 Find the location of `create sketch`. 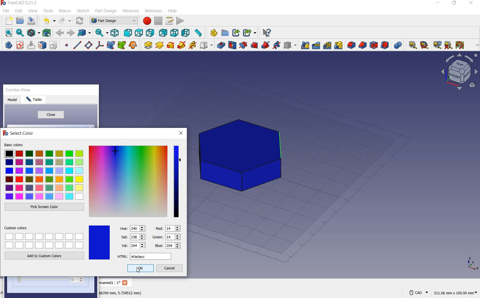

create sketch is located at coordinates (20, 45).